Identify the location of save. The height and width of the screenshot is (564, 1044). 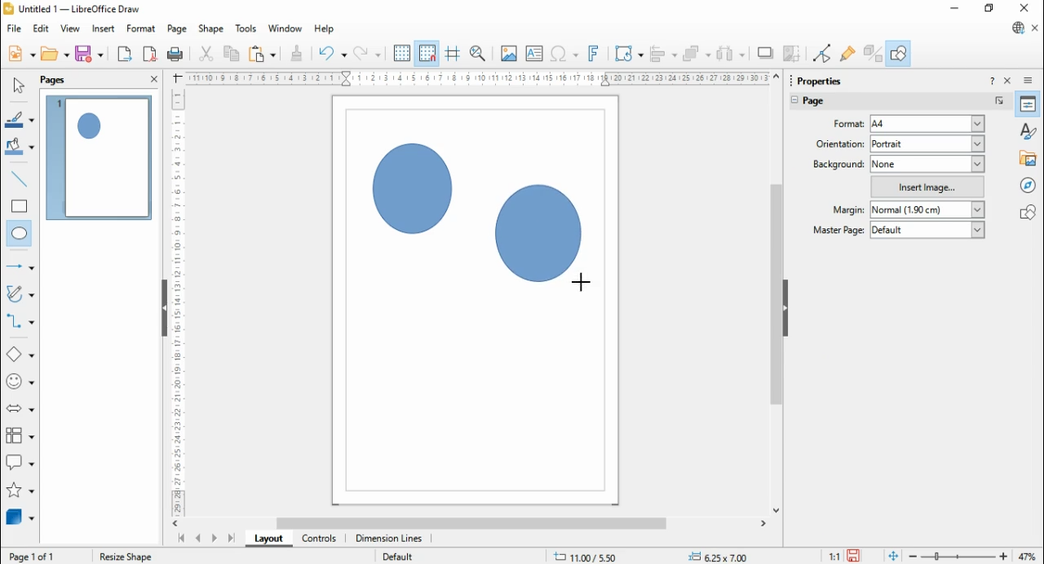
(856, 556).